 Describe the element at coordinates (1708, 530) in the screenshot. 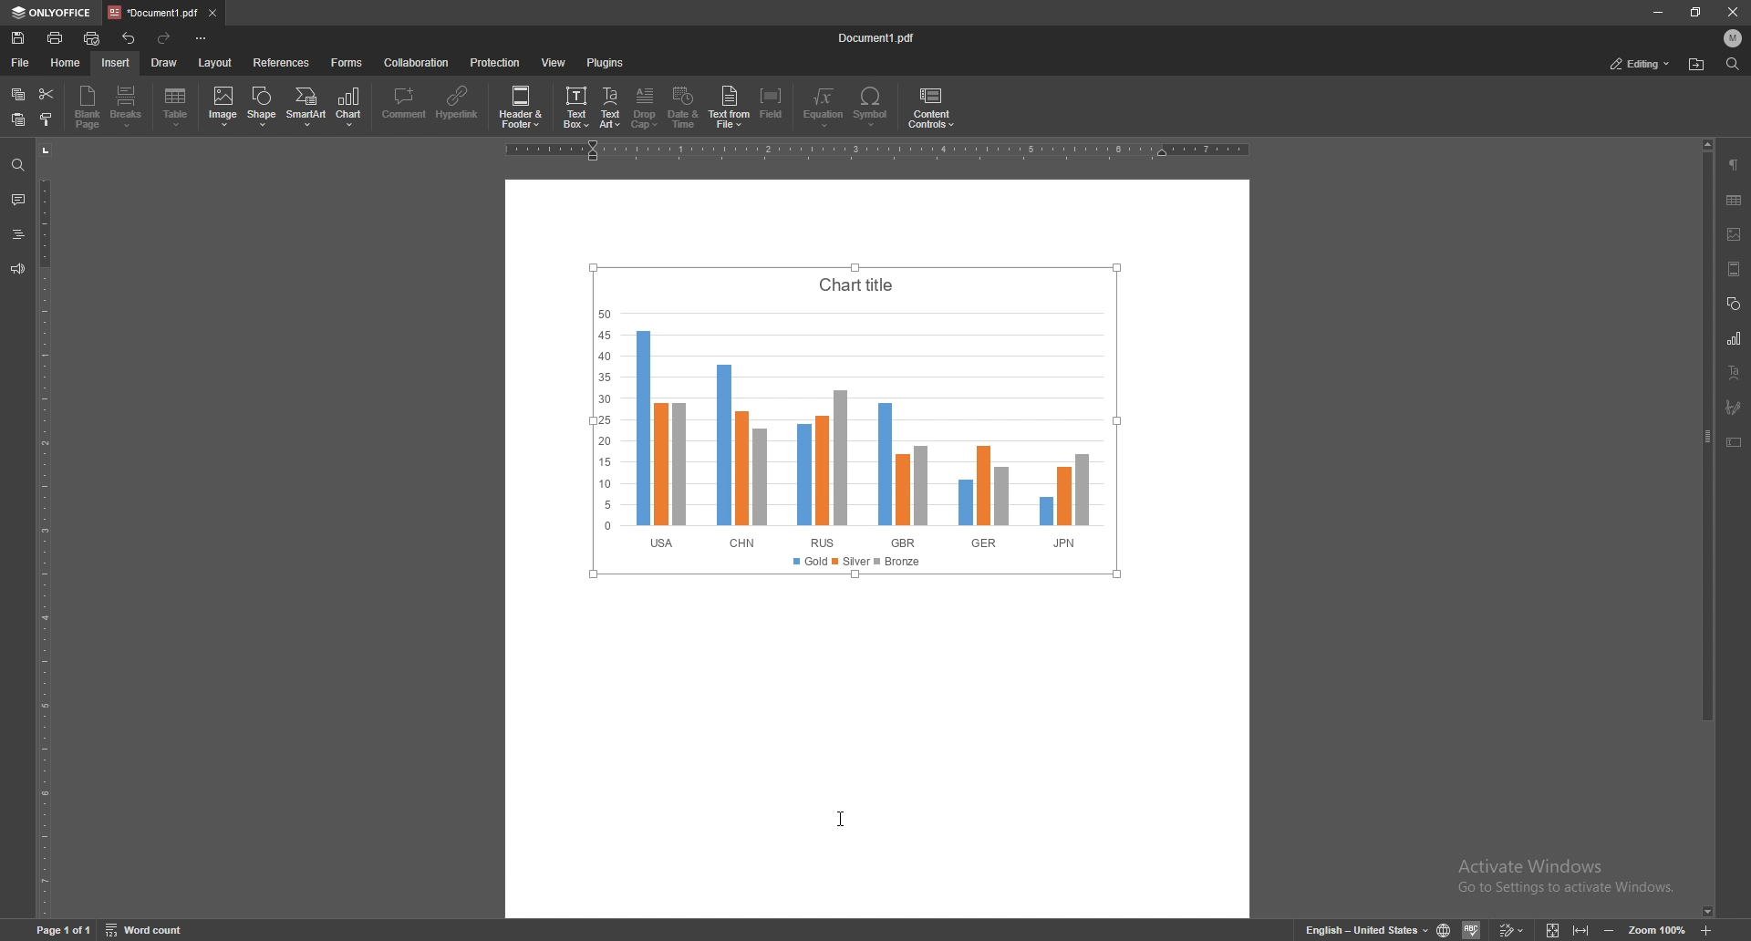

I see `scroll bar` at that location.